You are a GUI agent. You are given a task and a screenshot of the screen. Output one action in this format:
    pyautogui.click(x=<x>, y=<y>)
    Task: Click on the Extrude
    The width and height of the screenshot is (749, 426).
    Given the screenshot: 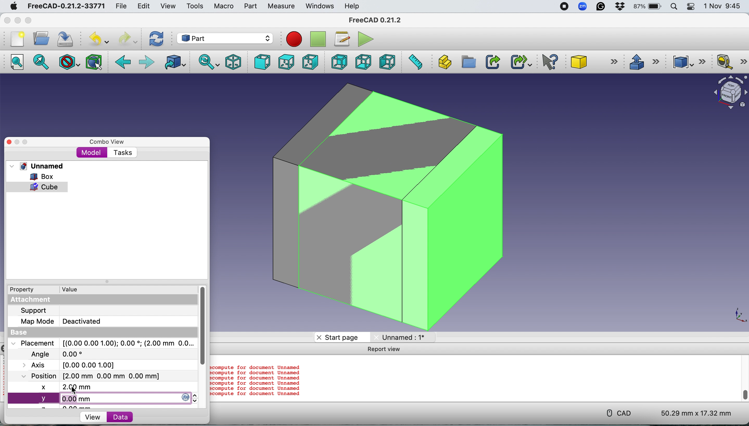 What is the action you would take?
    pyautogui.click(x=644, y=61)
    